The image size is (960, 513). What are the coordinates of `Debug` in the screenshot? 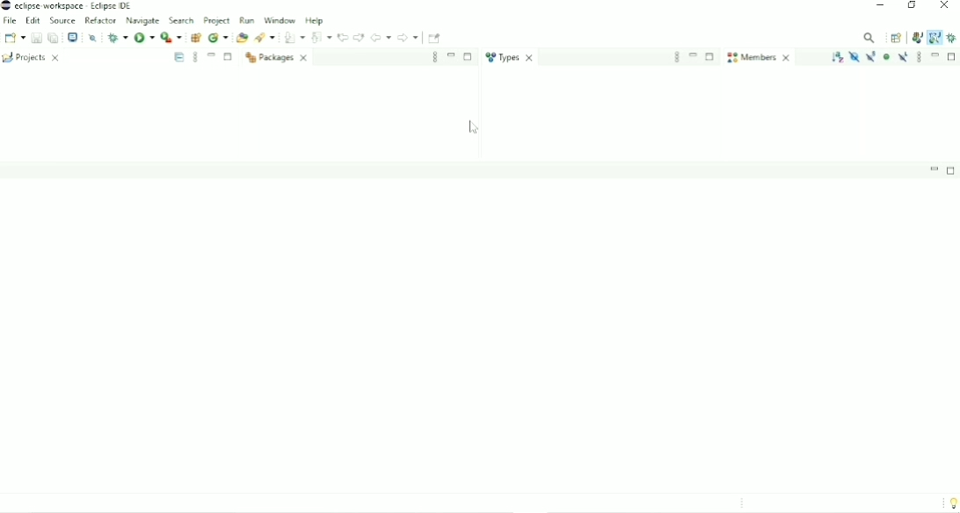 It's located at (952, 37).